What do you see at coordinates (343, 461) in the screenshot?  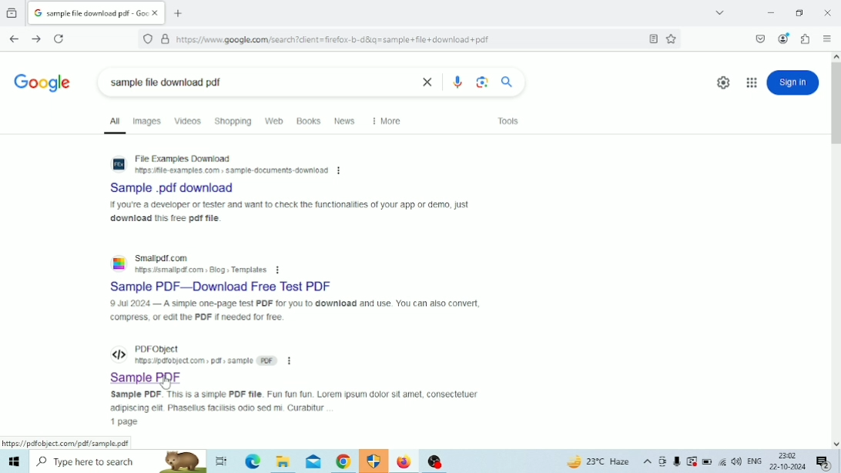 I see `Google Chrome` at bounding box center [343, 461].